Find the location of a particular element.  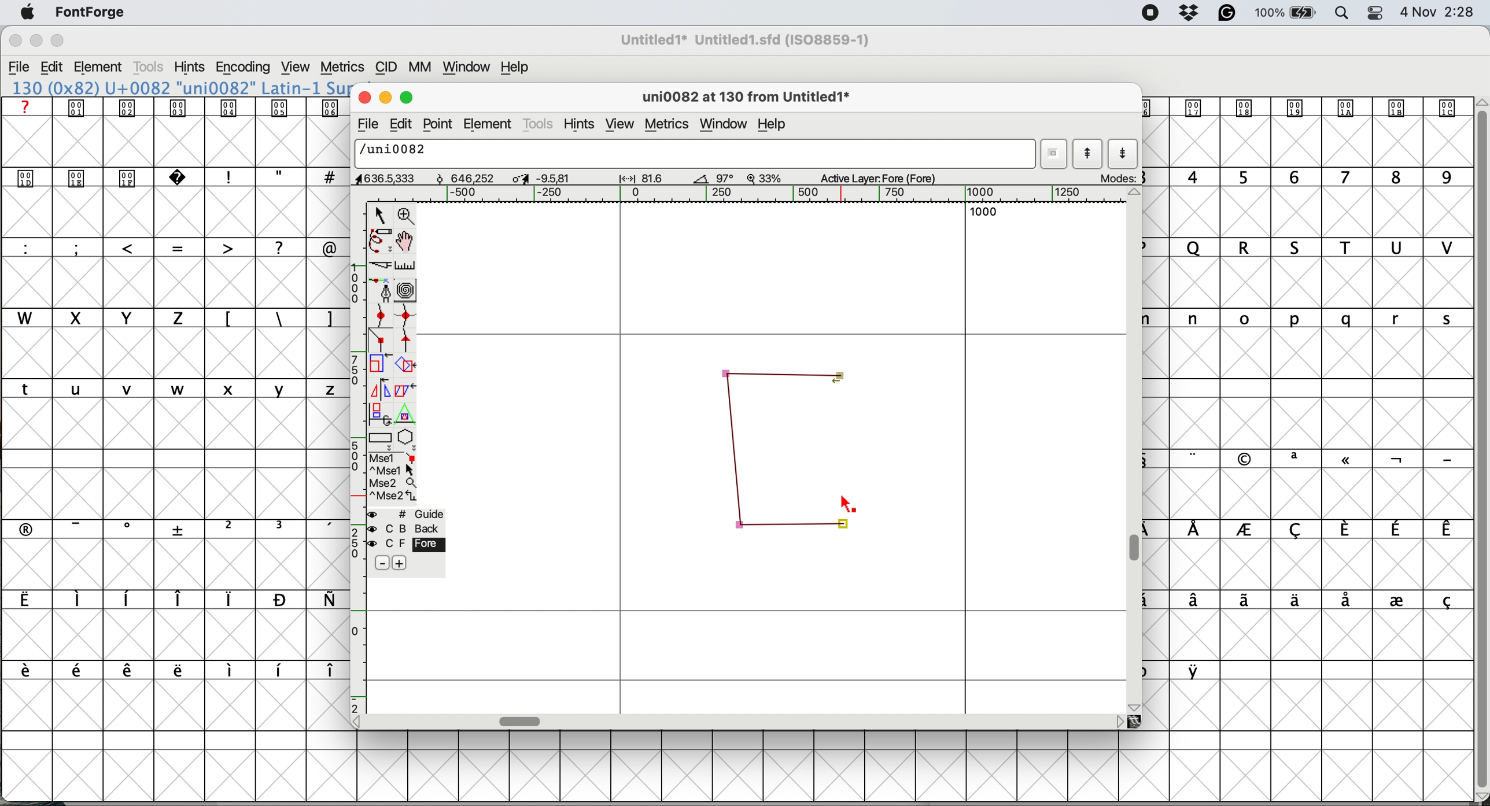

help is located at coordinates (518, 67).